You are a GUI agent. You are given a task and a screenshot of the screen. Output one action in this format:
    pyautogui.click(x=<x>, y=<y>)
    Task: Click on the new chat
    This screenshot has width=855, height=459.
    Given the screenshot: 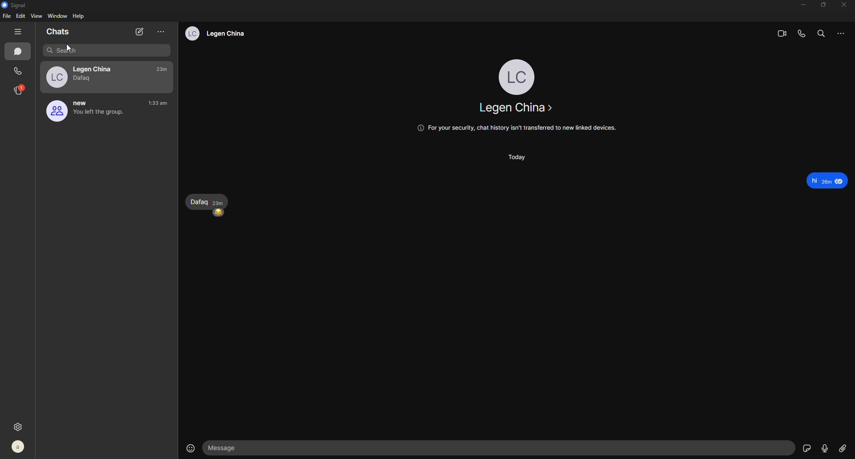 What is the action you would take?
    pyautogui.click(x=140, y=32)
    